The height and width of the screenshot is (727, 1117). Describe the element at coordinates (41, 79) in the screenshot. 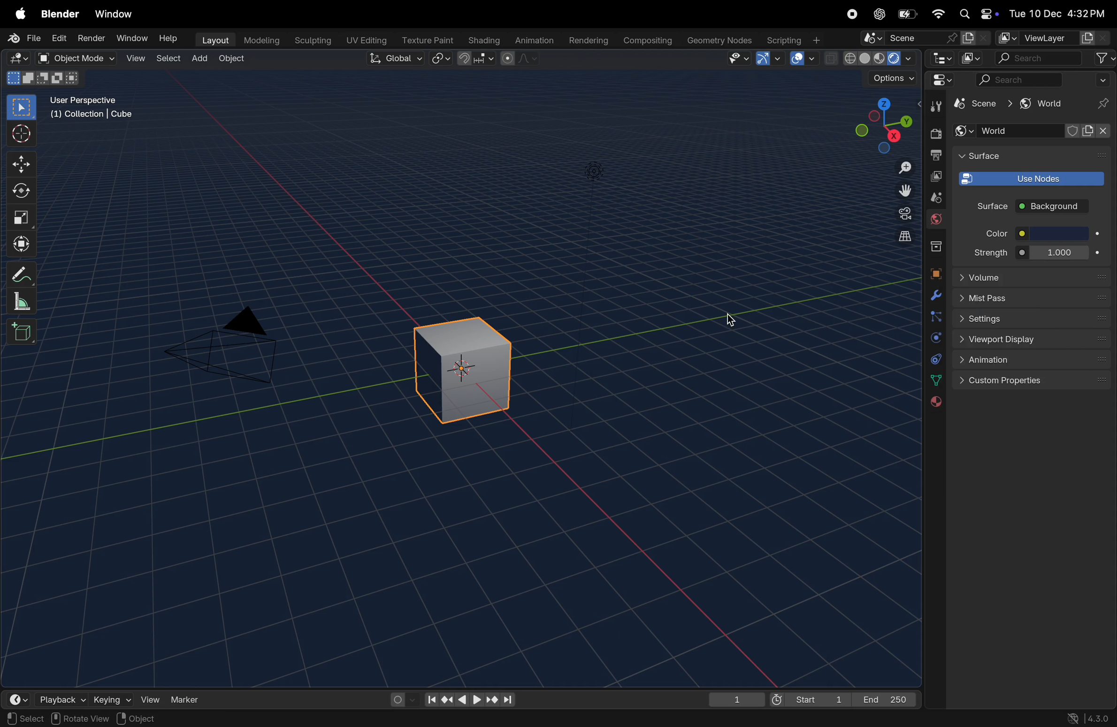

I see `mode` at that location.